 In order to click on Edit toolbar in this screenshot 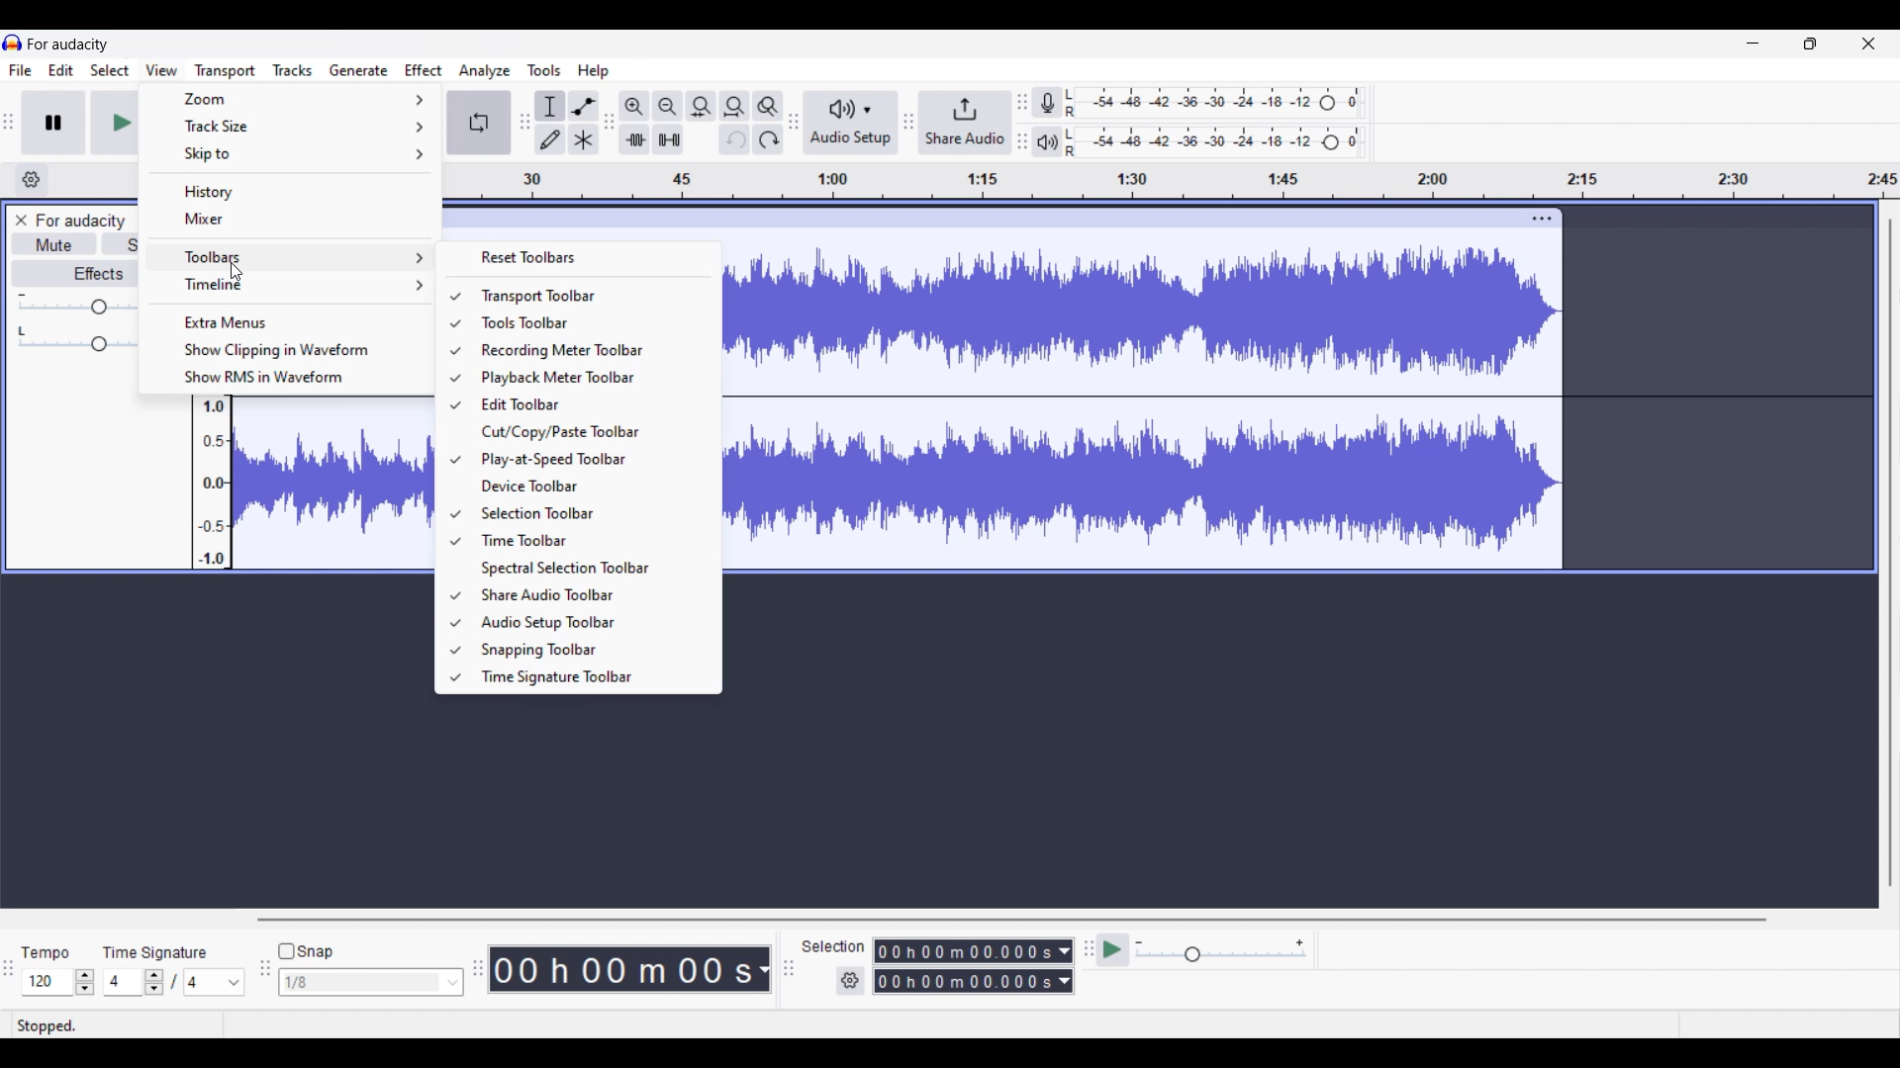, I will do `click(590, 404)`.